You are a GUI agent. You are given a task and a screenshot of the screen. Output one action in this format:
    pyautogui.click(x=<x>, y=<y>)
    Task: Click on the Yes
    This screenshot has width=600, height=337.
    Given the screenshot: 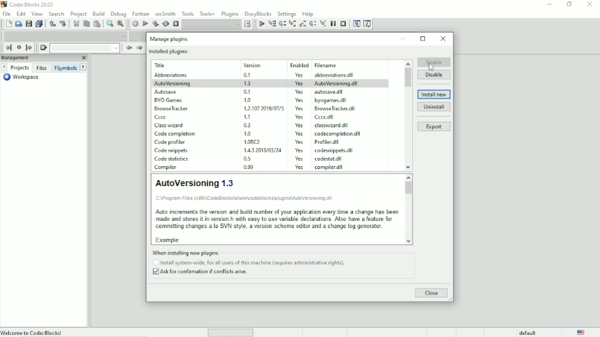 What is the action you would take?
    pyautogui.click(x=299, y=150)
    